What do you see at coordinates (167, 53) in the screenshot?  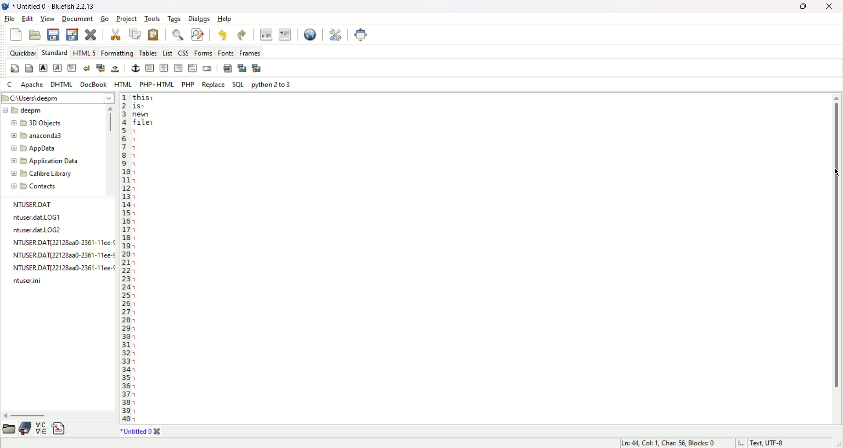 I see `list` at bounding box center [167, 53].